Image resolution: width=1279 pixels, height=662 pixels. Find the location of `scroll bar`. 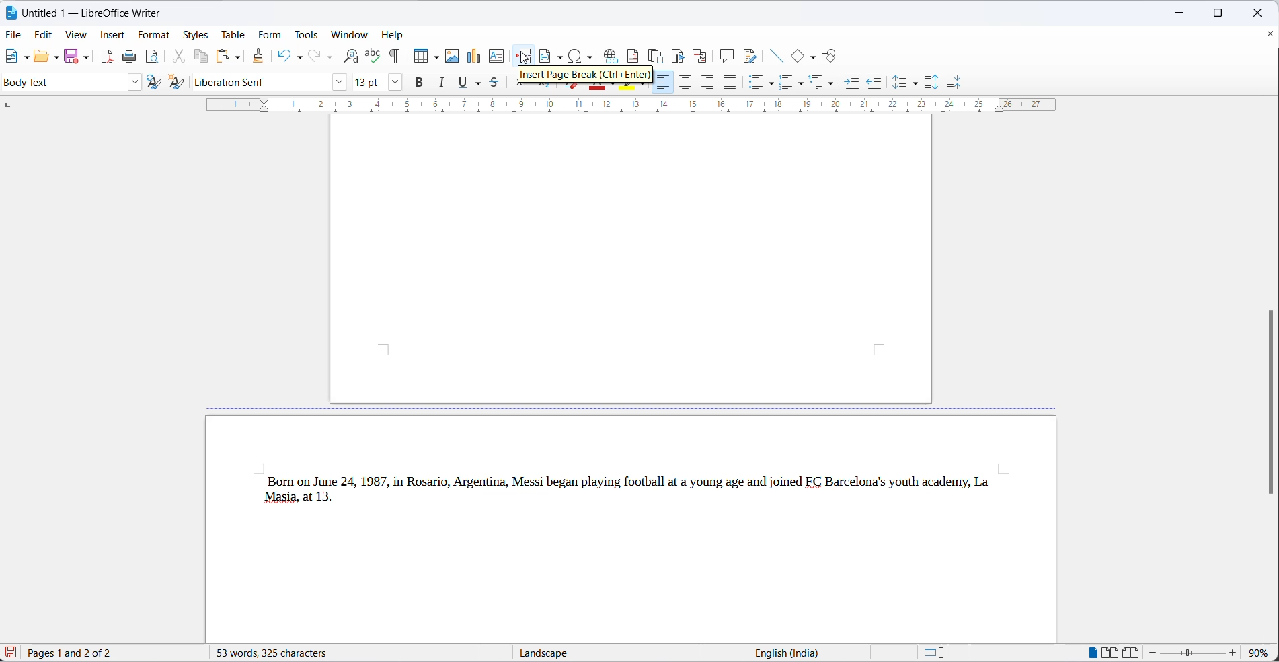

scroll bar is located at coordinates (1268, 400).